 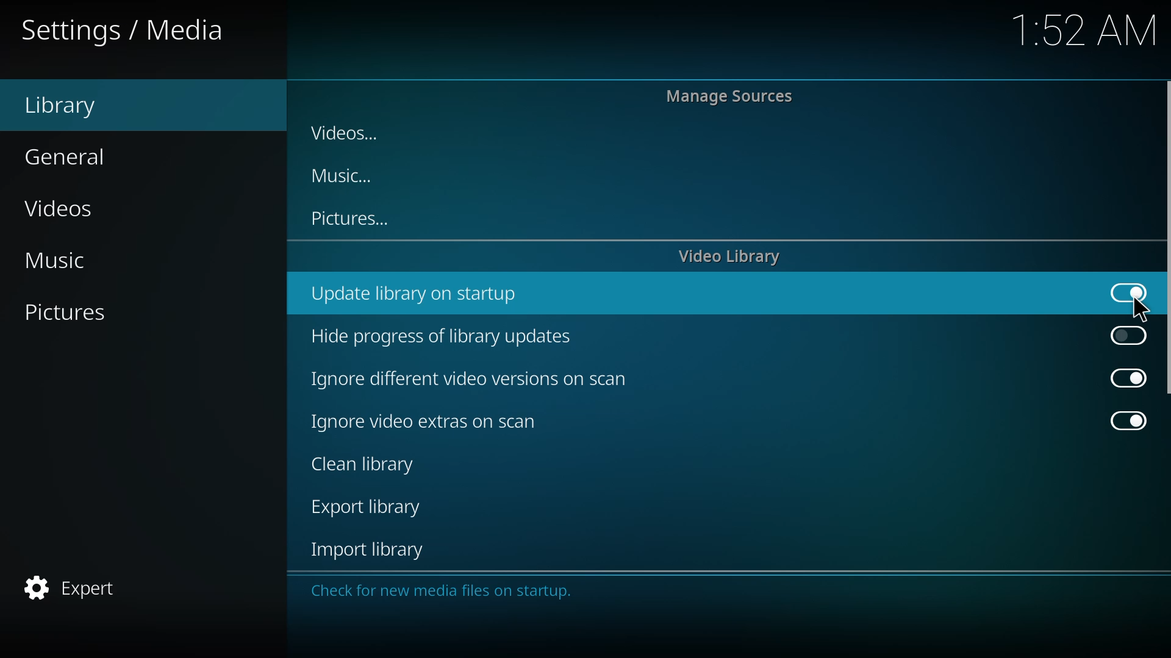 I want to click on pictures, so click(x=72, y=314).